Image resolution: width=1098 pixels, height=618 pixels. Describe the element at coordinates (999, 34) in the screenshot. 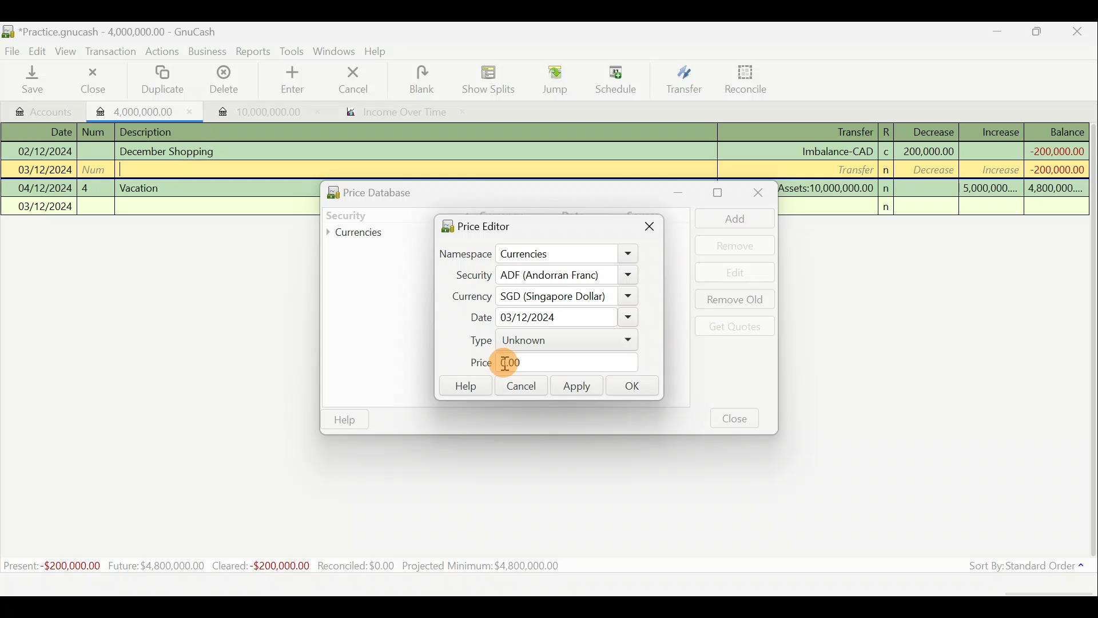

I see `Minimise` at that location.